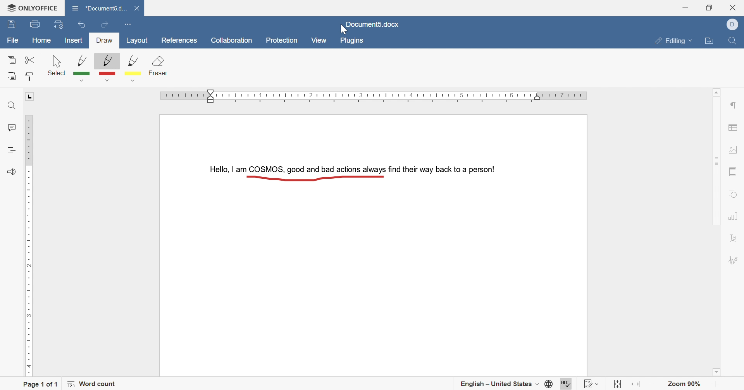 Image resolution: width=744 pixels, height=390 pixels. What do you see at coordinates (709, 7) in the screenshot?
I see `restore down` at bounding box center [709, 7].